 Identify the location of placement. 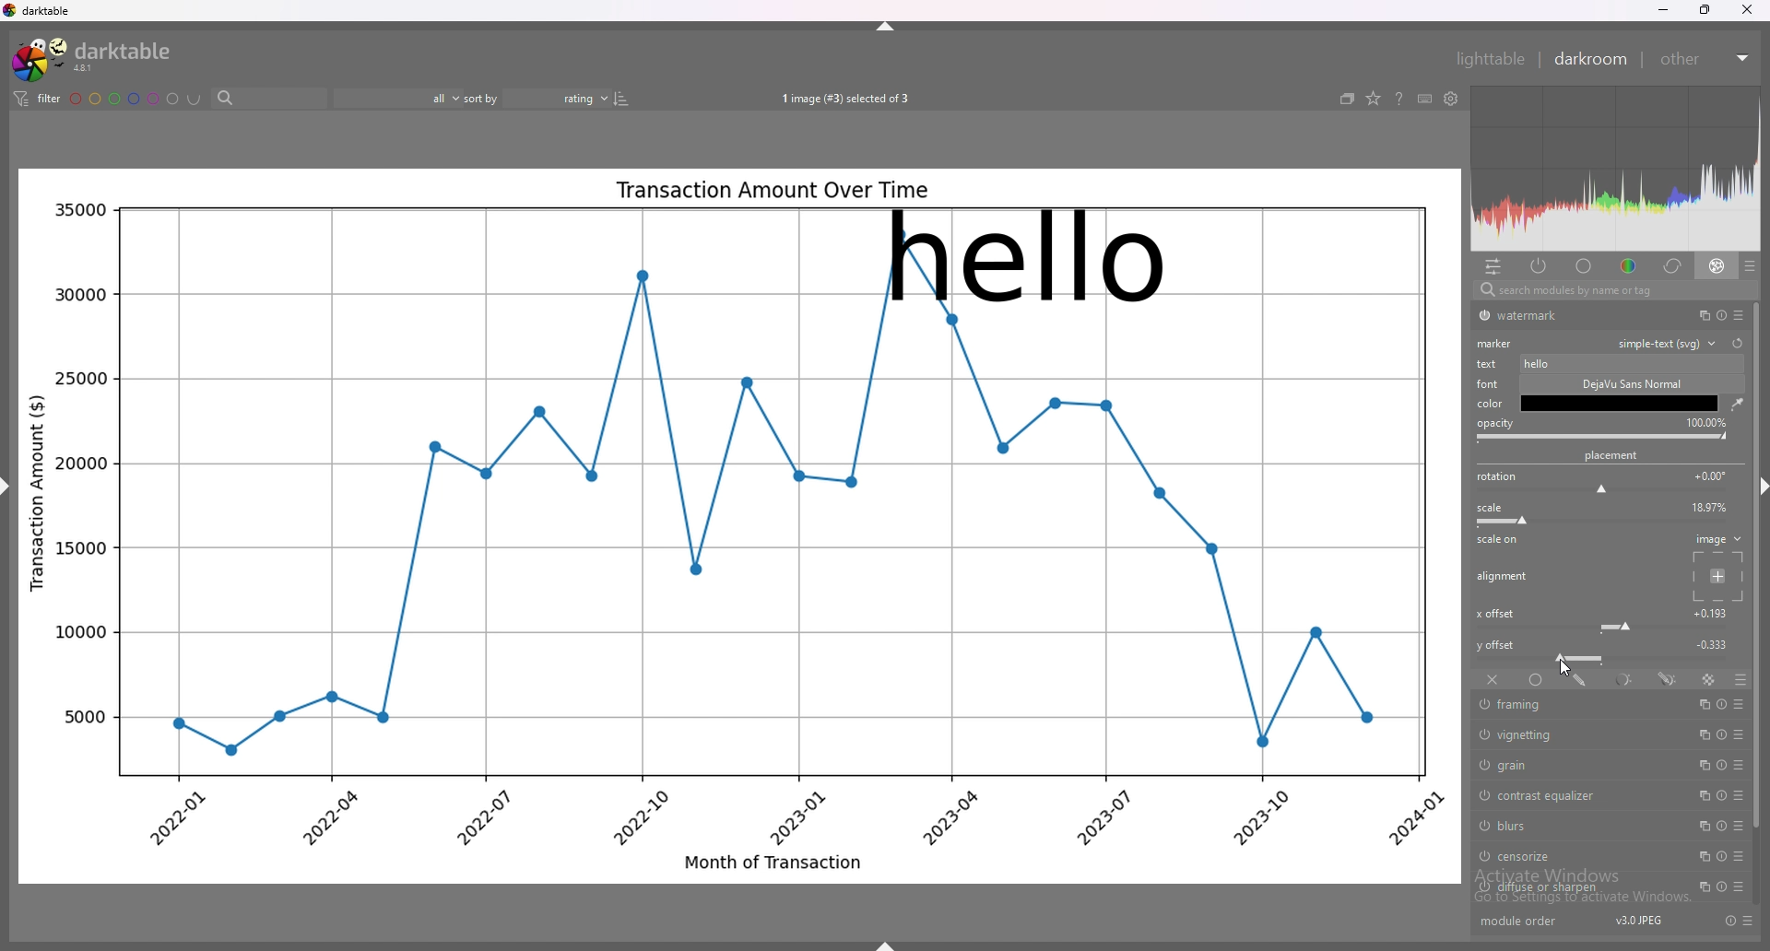
(1613, 455).